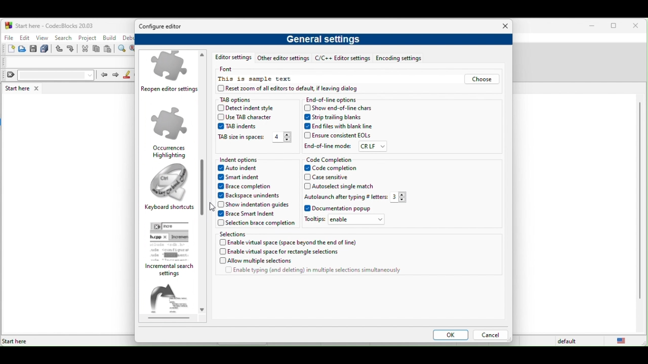 The height and width of the screenshot is (364, 648). Describe the element at coordinates (15, 341) in the screenshot. I see `Start here` at that location.